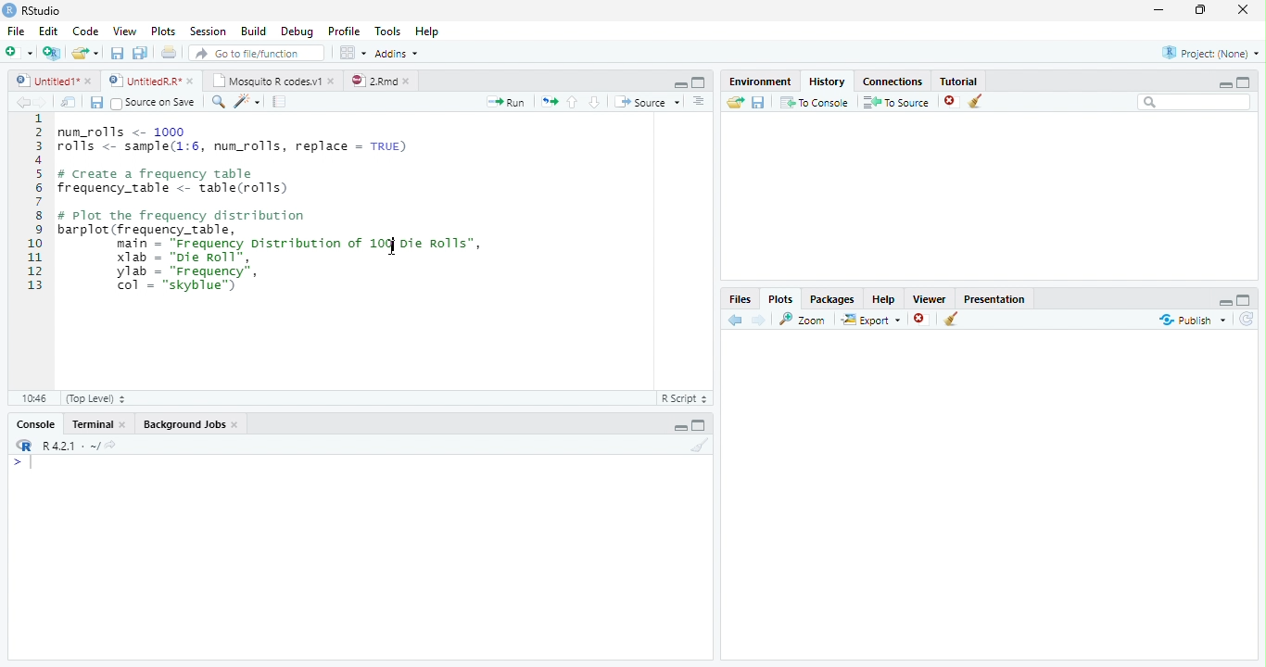 This screenshot has width=1266, height=667. I want to click on Connections., so click(893, 81).